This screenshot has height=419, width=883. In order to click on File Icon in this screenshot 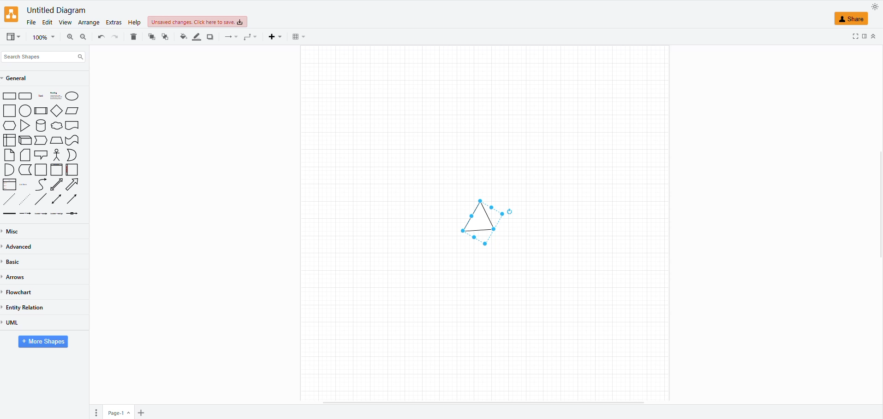, I will do `click(25, 155)`.